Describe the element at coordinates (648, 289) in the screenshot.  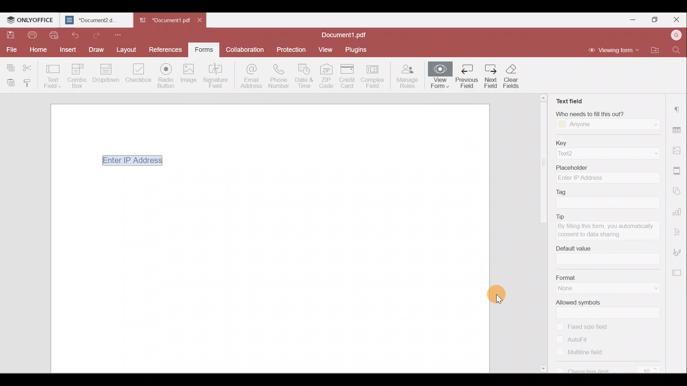
I see `Format dropdown` at that location.